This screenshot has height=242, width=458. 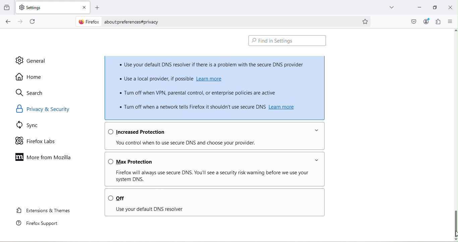 I want to click on Checkbox, so click(x=288, y=41).